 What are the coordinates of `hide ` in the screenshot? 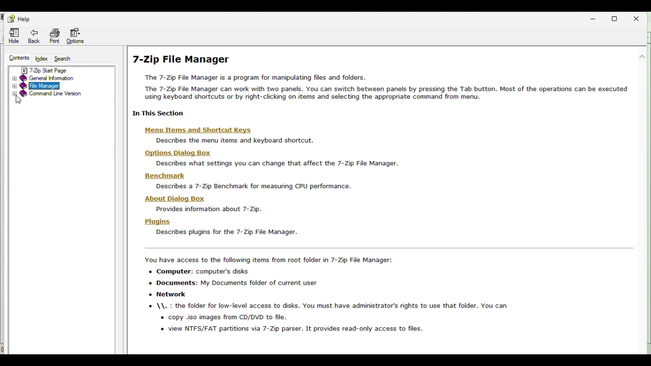 It's located at (12, 36).